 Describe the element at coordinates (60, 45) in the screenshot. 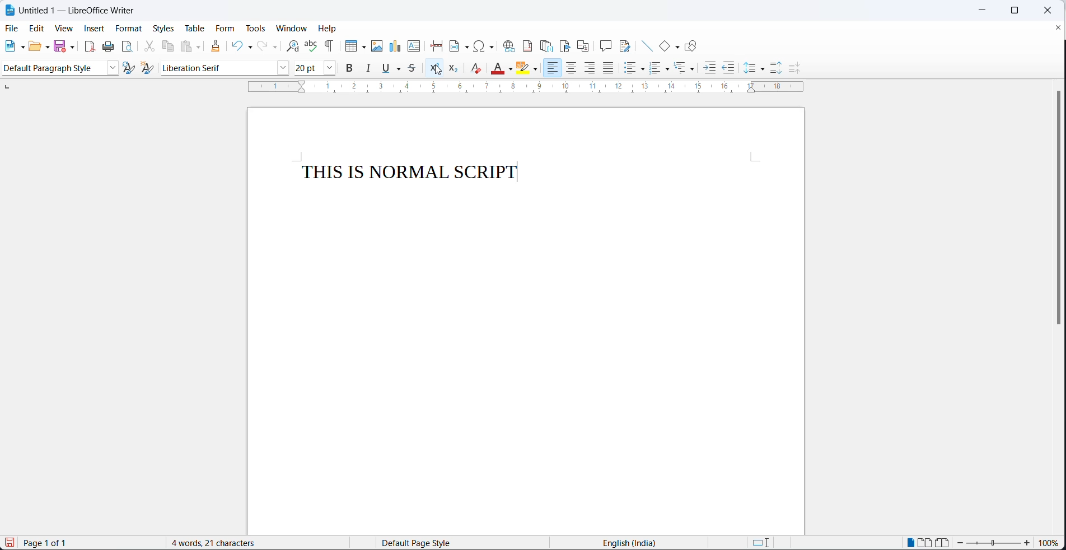

I see `save` at that location.